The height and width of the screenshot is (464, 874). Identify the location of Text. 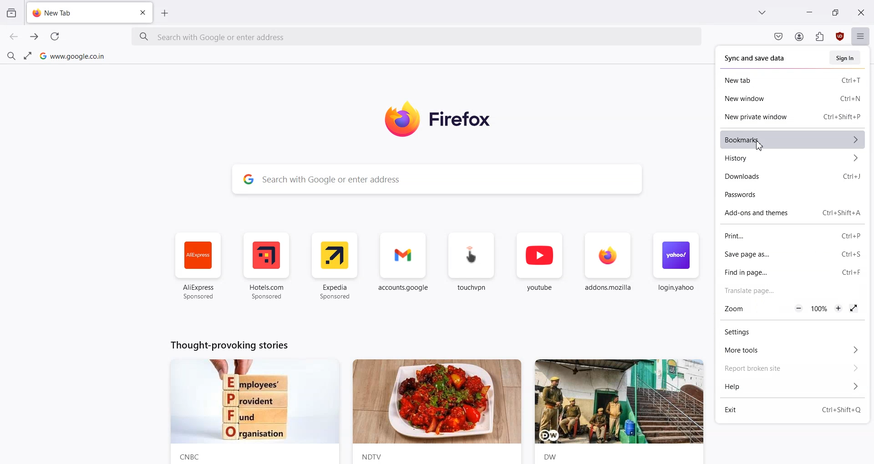
(228, 344).